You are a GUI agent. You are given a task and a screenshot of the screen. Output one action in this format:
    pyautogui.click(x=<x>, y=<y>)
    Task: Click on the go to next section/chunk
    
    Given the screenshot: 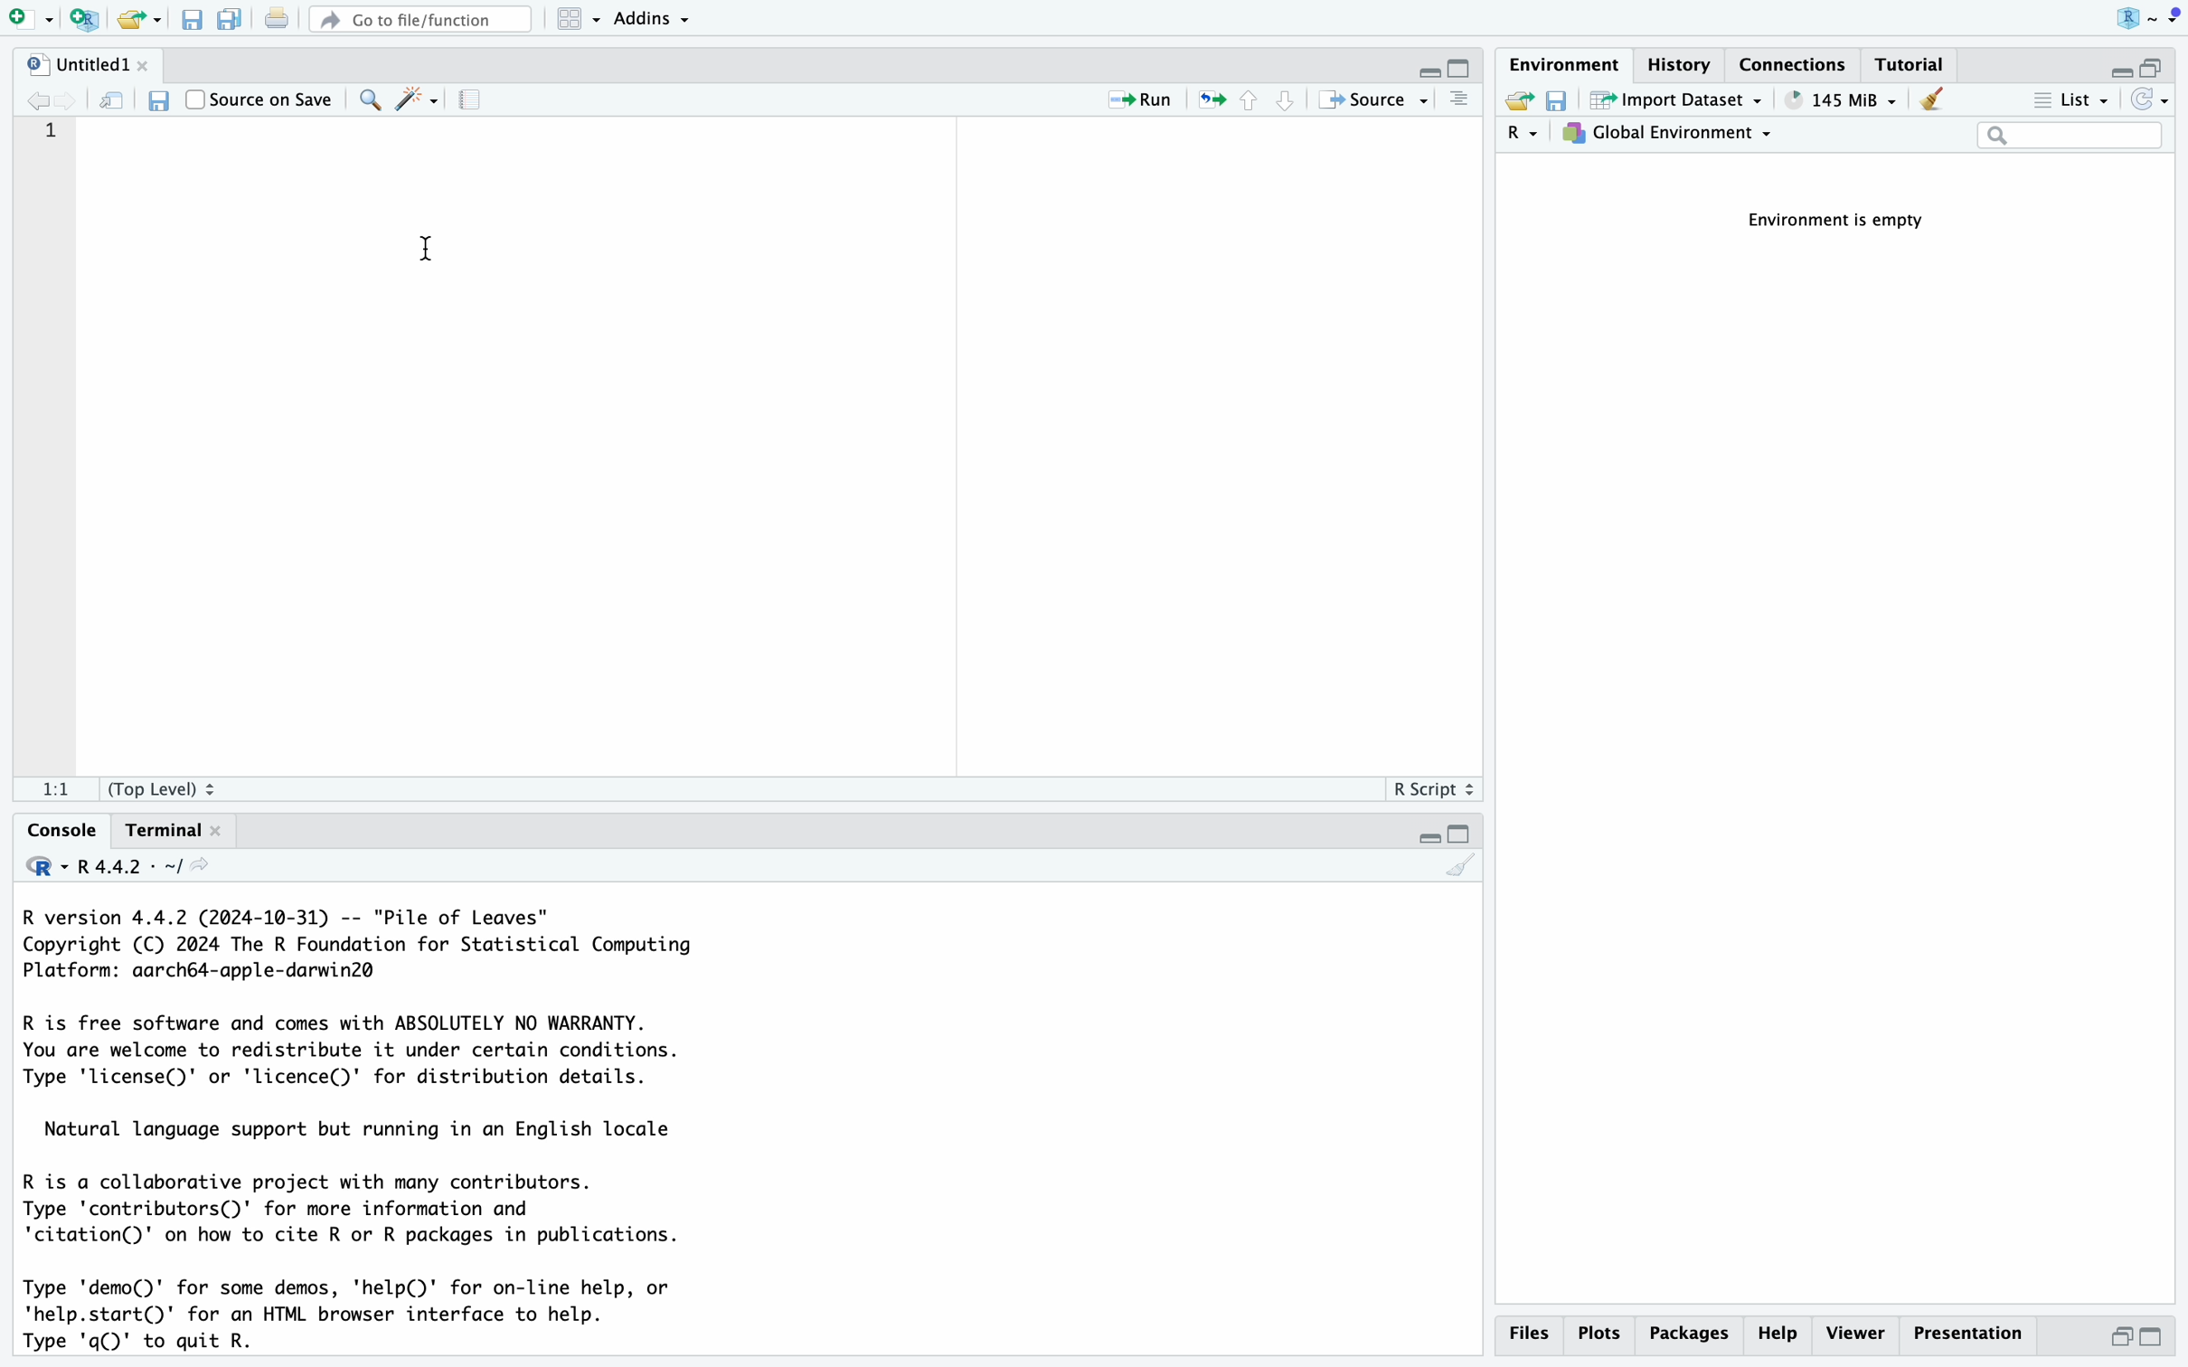 What is the action you would take?
    pyautogui.click(x=1288, y=108)
    